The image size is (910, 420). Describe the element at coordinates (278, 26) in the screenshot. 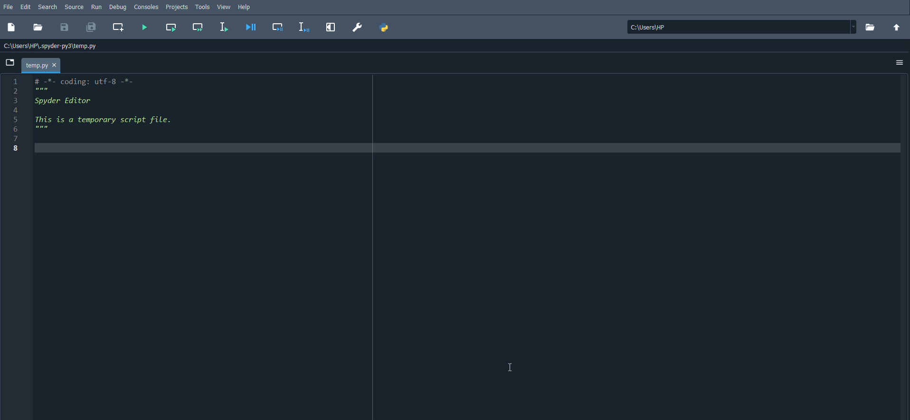

I see `Debug cell` at that location.